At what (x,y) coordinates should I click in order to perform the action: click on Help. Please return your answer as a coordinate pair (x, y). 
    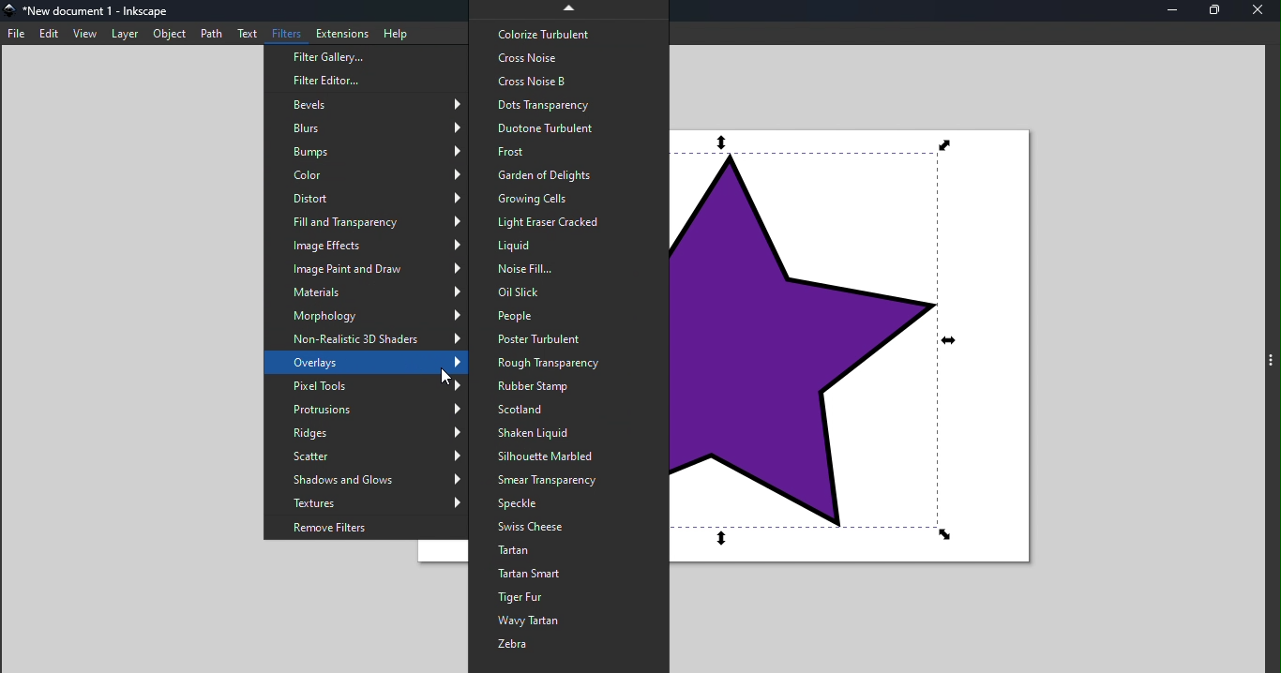
    Looking at the image, I should click on (399, 33).